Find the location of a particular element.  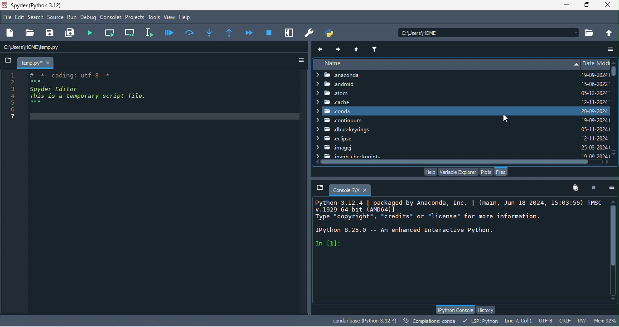

edit is located at coordinates (20, 18).